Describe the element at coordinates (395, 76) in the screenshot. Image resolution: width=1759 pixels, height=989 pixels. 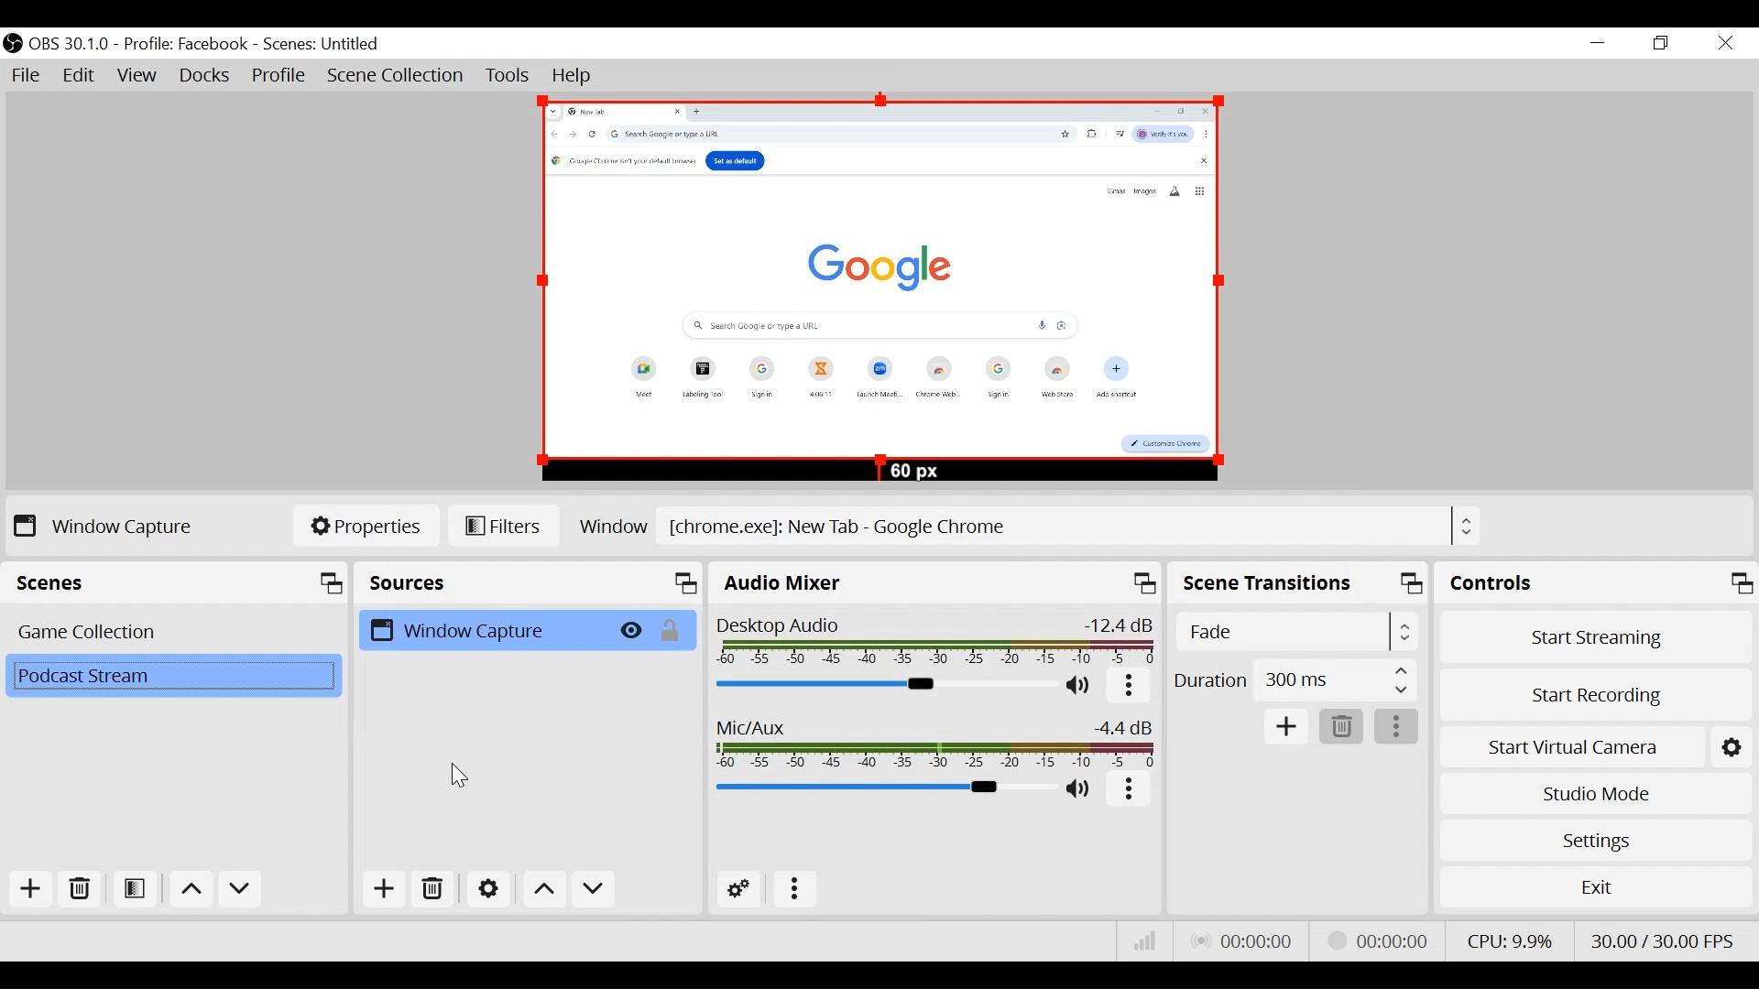
I see `Scene Collection` at that location.